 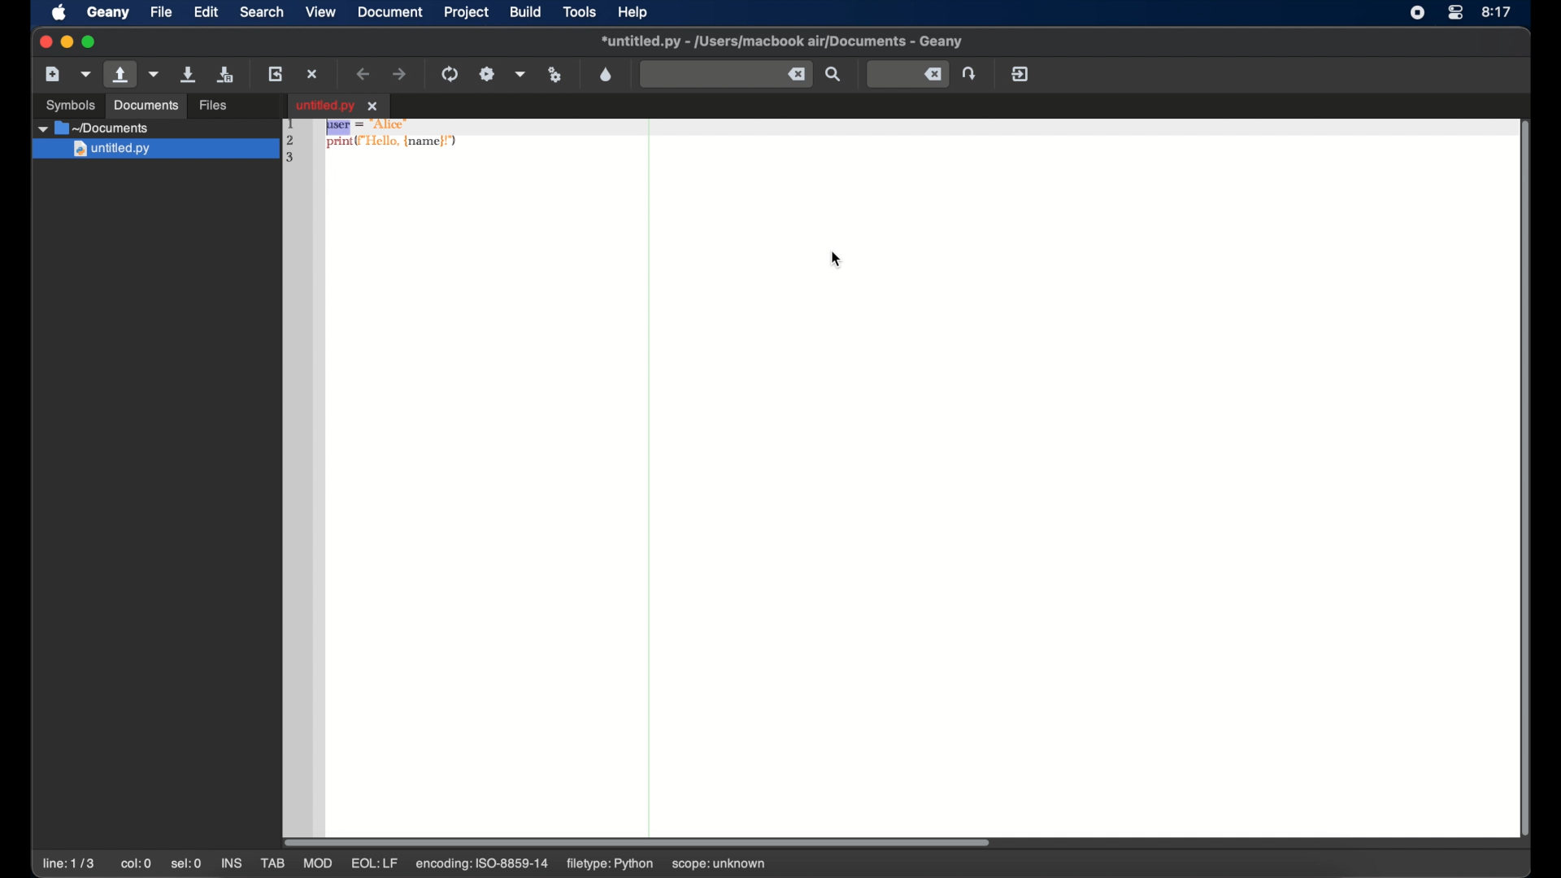 What do you see at coordinates (526, 12) in the screenshot?
I see `build` at bounding box center [526, 12].